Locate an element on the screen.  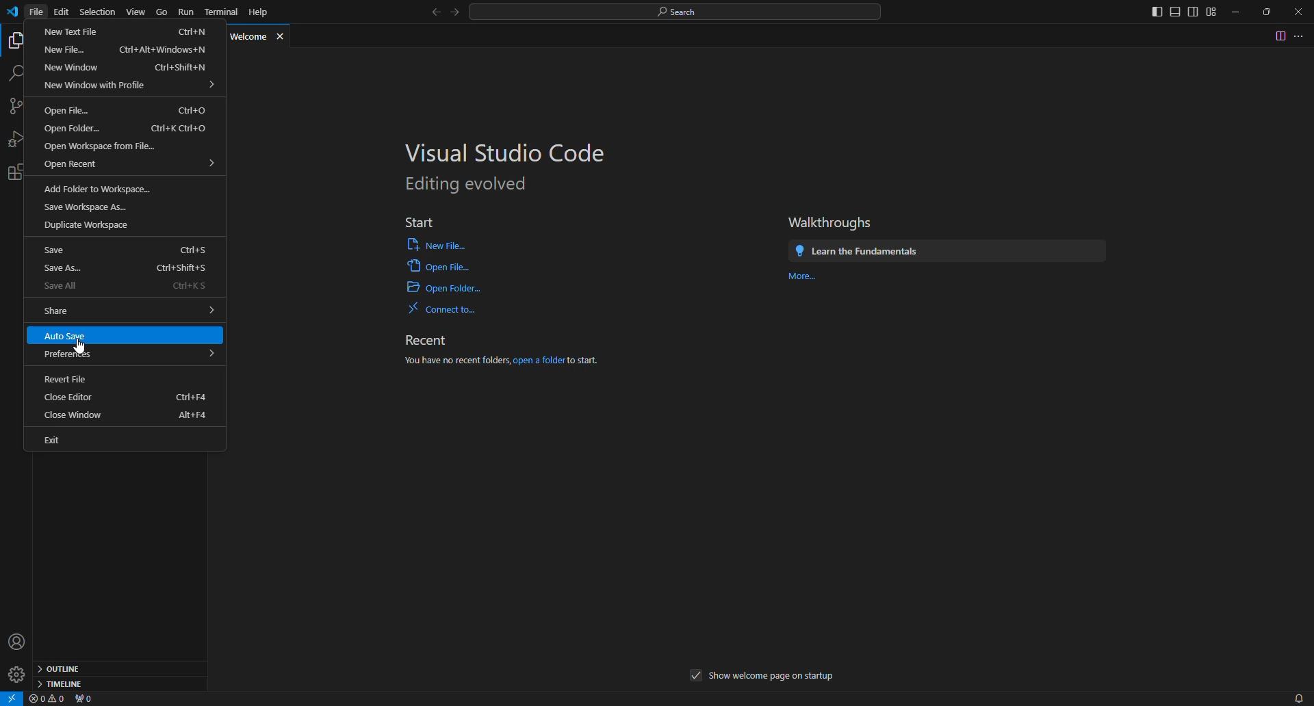
walkthroughs is located at coordinates (832, 222).